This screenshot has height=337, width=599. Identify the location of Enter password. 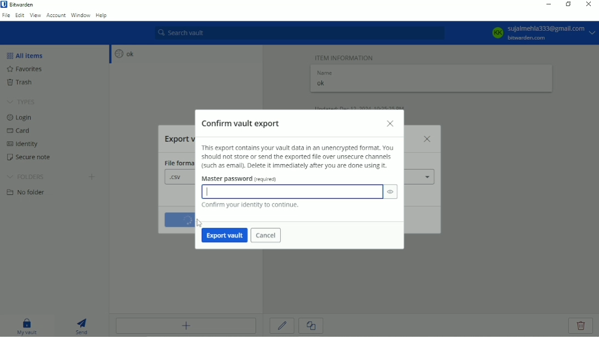
(293, 192).